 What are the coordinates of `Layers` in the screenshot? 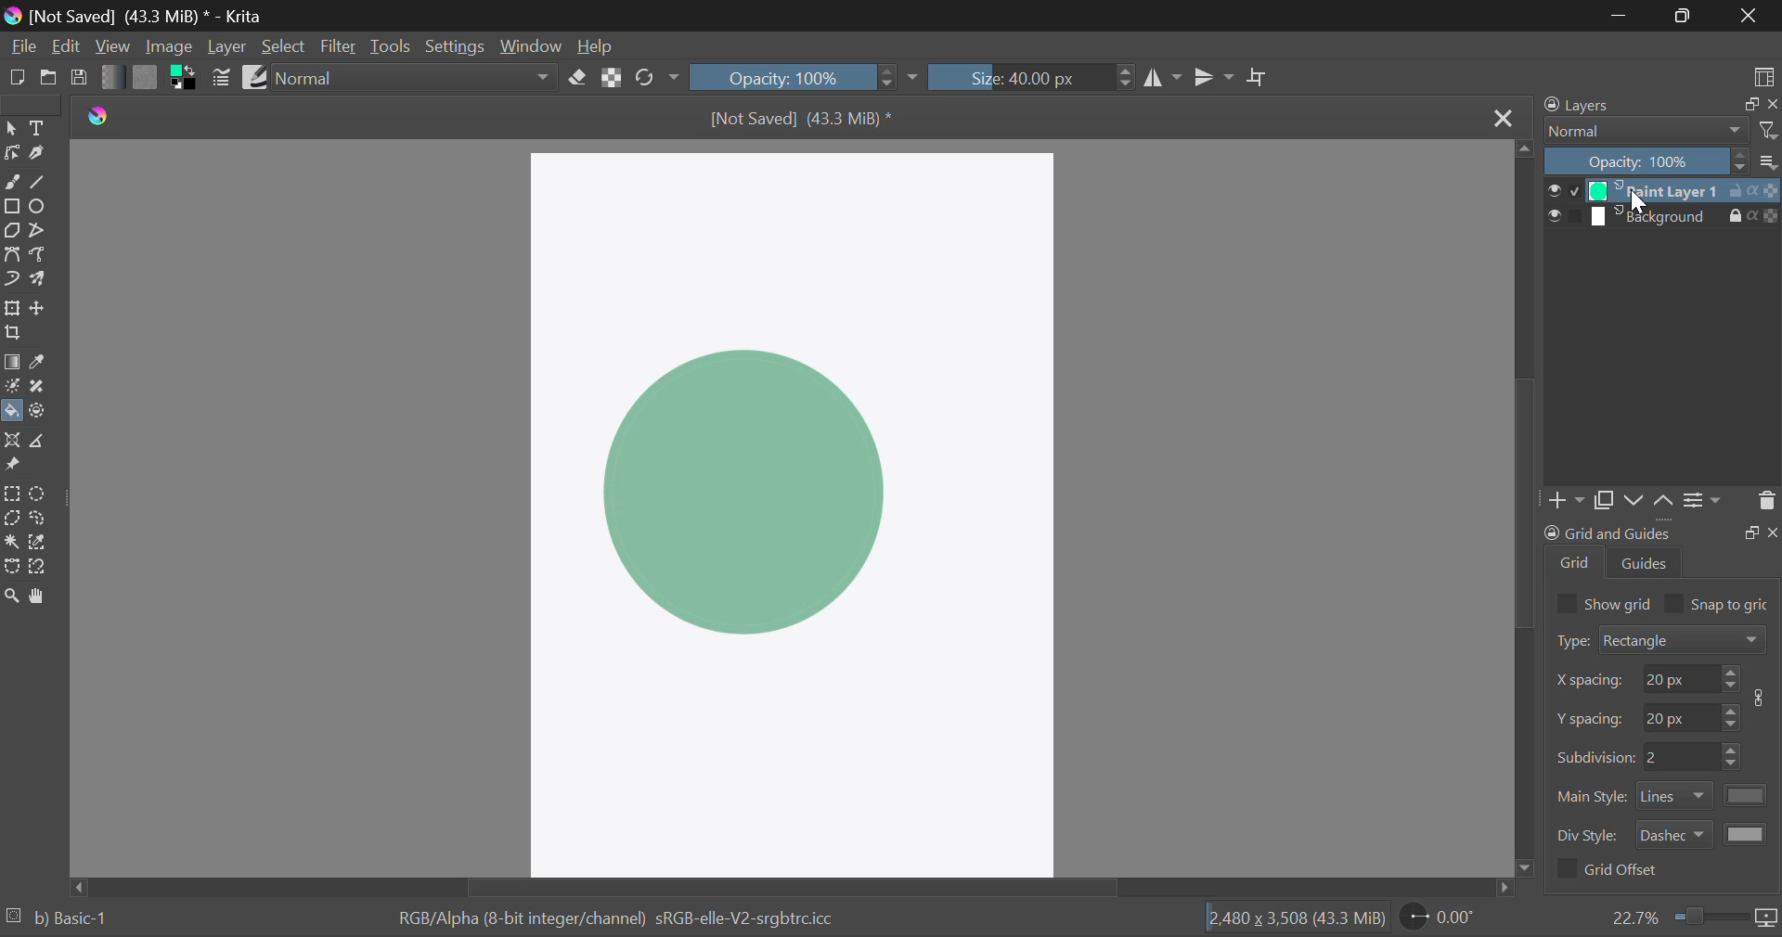 It's located at (1661, 207).